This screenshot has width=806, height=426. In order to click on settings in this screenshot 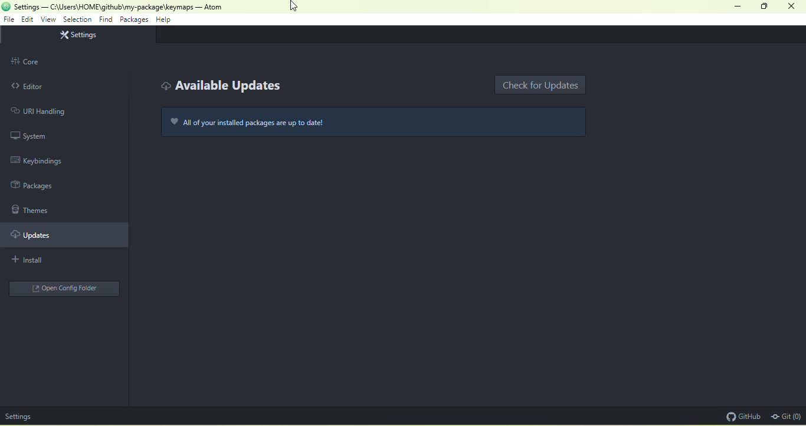, I will do `click(81, 35)`.